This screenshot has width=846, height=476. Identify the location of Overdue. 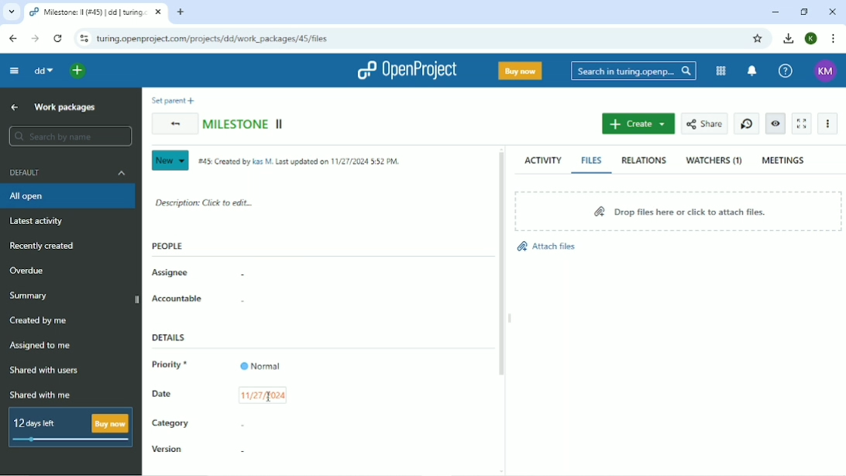
(29, 271).